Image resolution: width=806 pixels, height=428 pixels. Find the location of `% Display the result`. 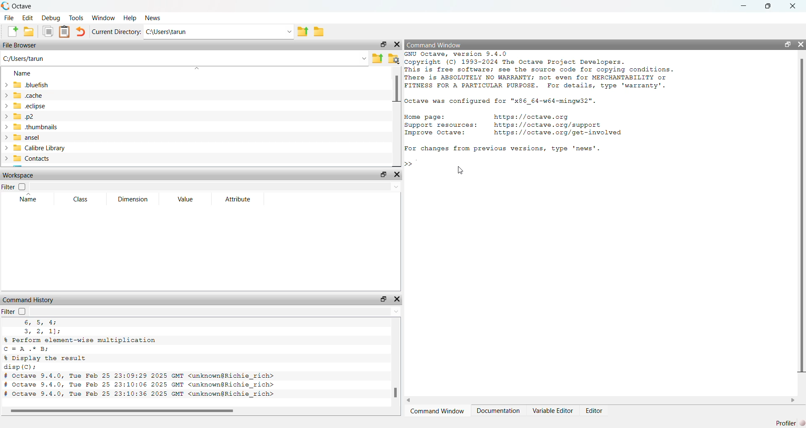

% Display the result is located at coordinates (47, 358).